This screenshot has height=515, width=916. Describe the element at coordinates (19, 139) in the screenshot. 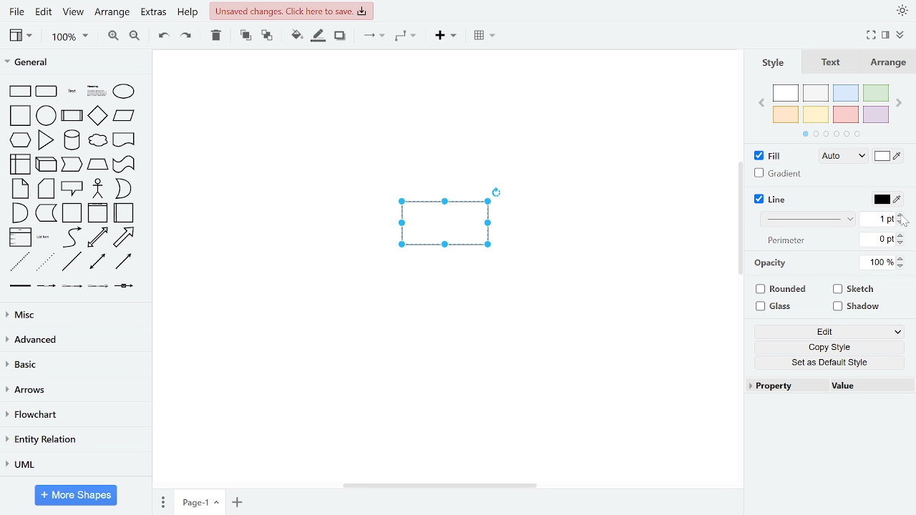

I see `general shapesgeneral shapes` at that location.